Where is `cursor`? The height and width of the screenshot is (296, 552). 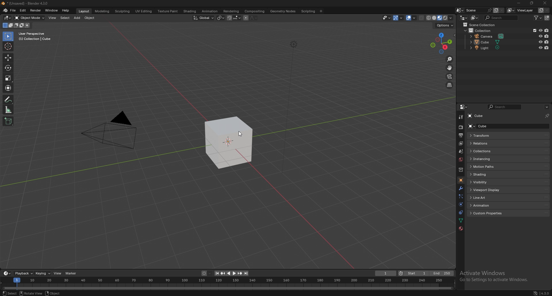 cursor is located at coordinates (8, 46).